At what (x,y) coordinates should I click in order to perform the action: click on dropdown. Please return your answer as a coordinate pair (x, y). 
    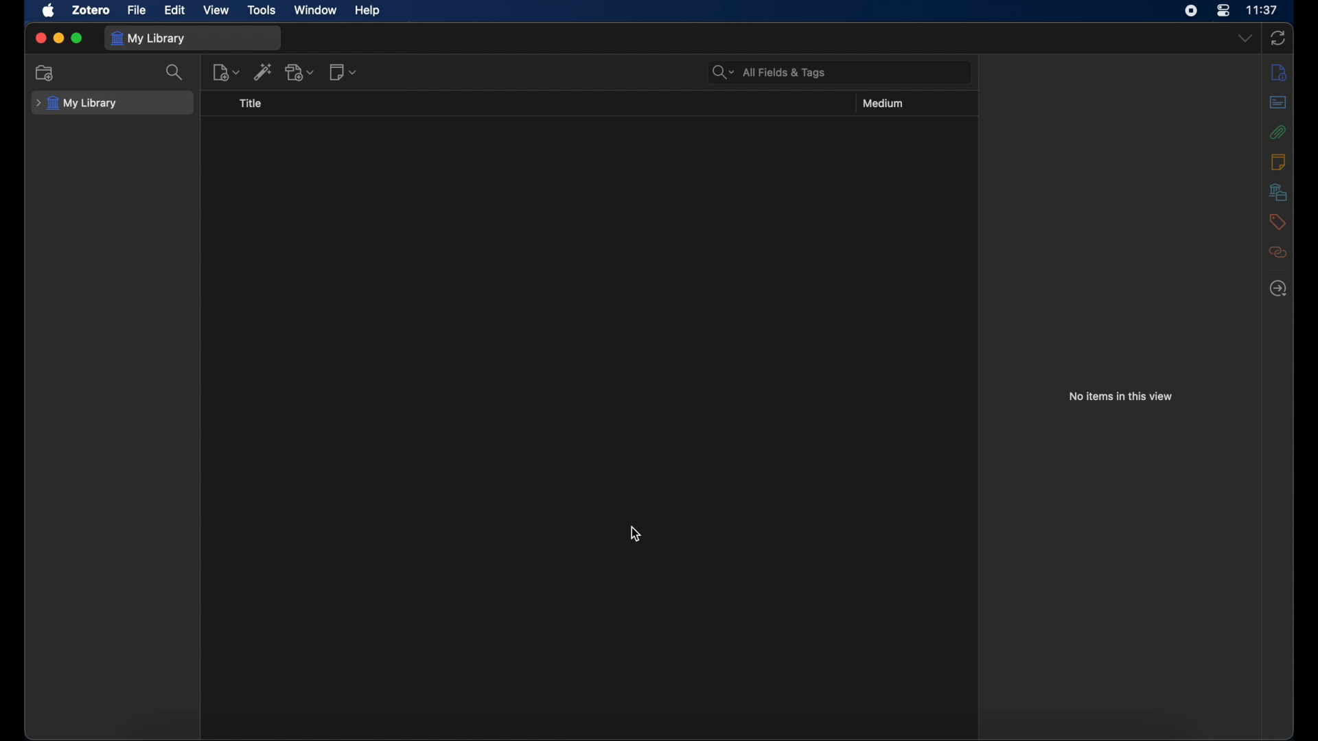
    Looking at the image, I should click on (1244, 37).